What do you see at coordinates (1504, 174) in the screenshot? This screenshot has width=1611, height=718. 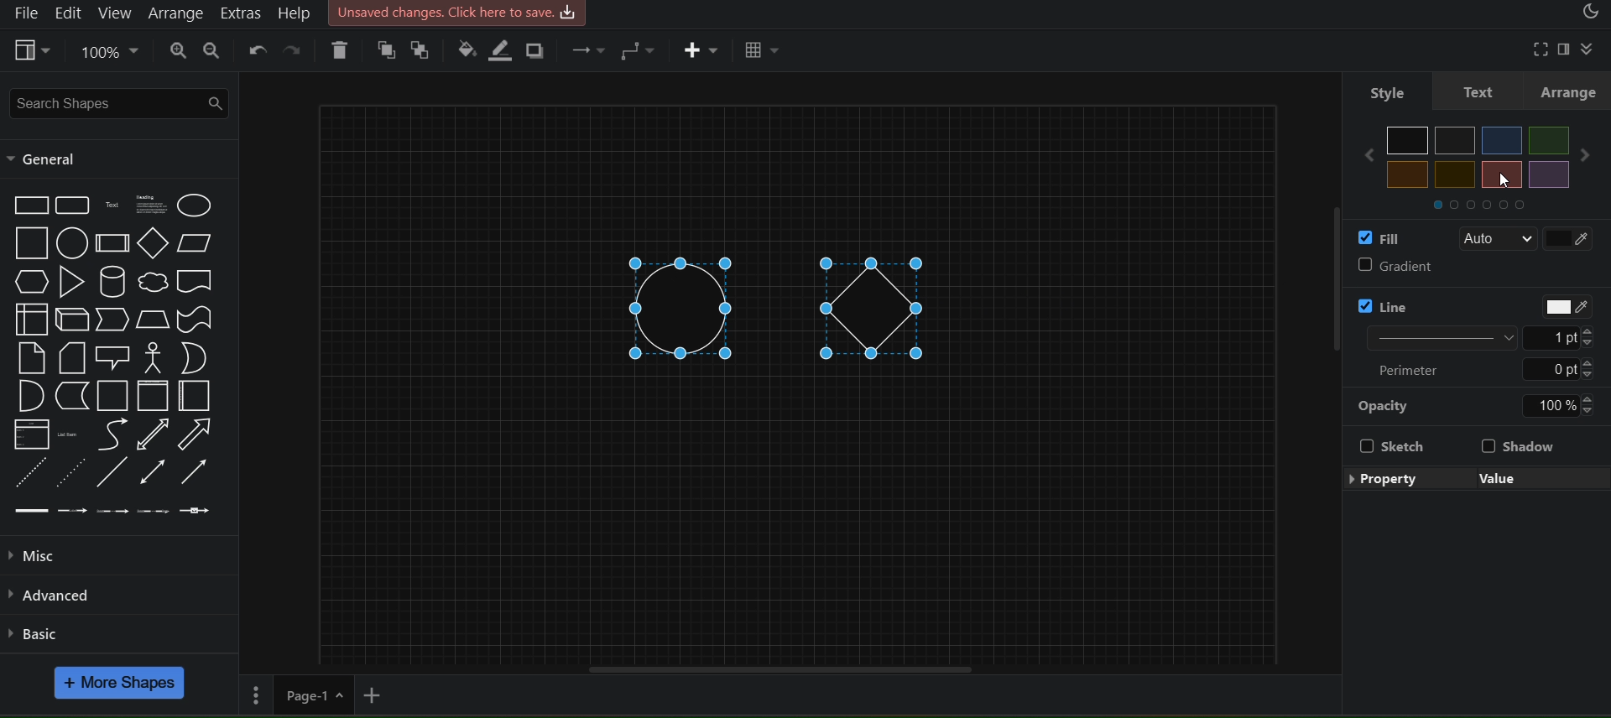 I see `` at bounding box center [1504, 174].